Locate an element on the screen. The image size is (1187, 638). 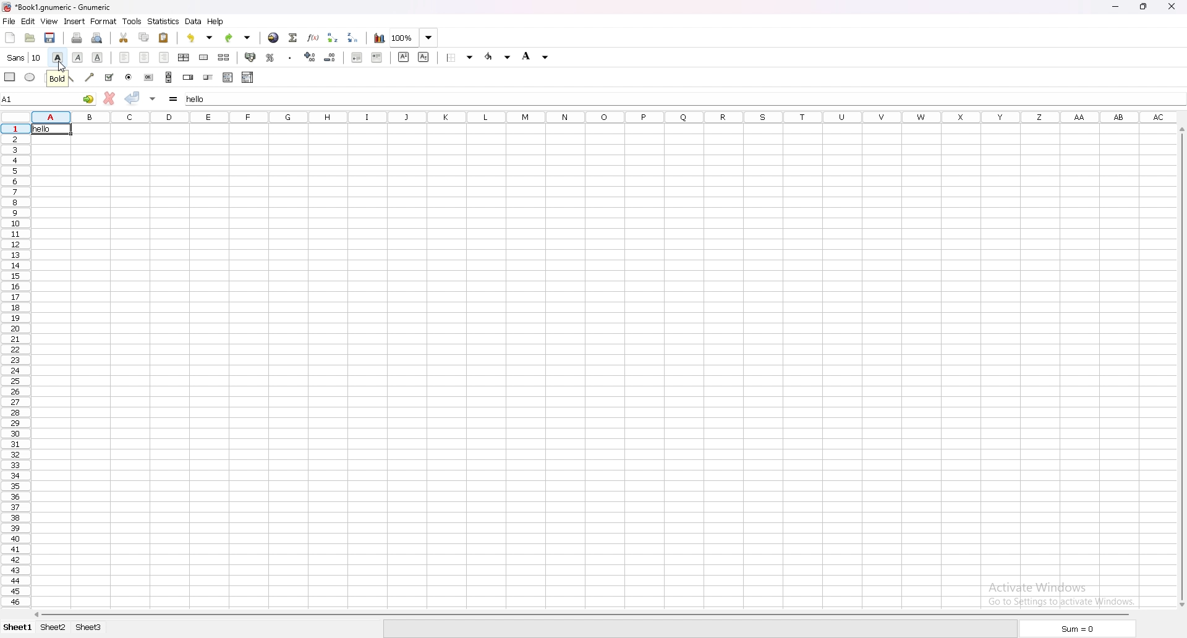
checkbox is located at coordinates (110, 78).